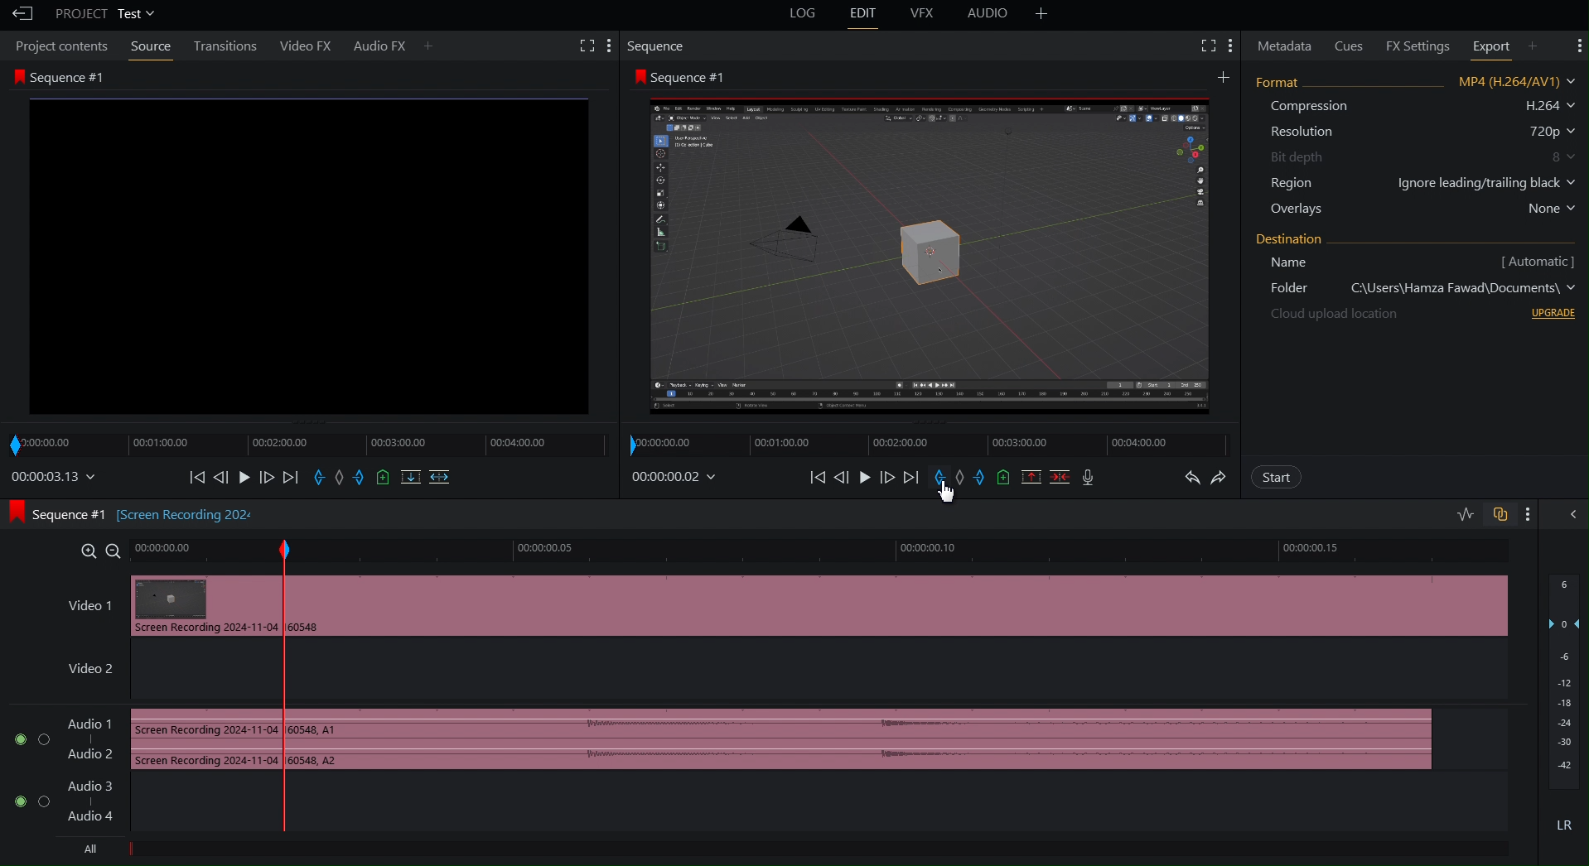  What do you see at coordinates (1092, 479) in the screenshot?
I see `Mic` at bounding box center [1092, 479].